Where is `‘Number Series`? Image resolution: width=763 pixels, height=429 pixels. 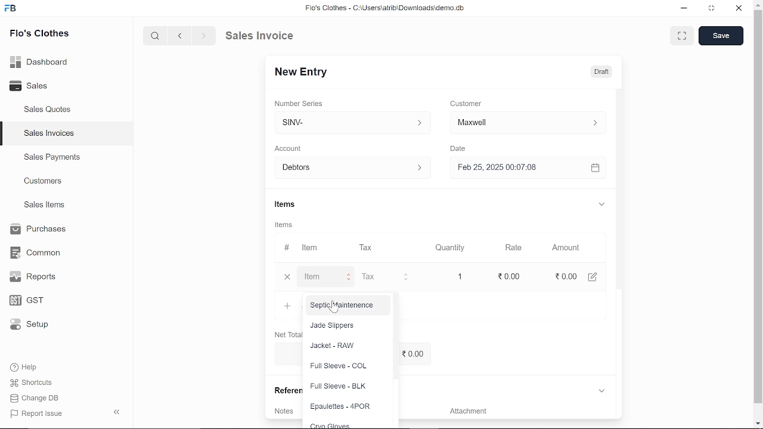
‘Number Series is located at coordinates (304, 103).